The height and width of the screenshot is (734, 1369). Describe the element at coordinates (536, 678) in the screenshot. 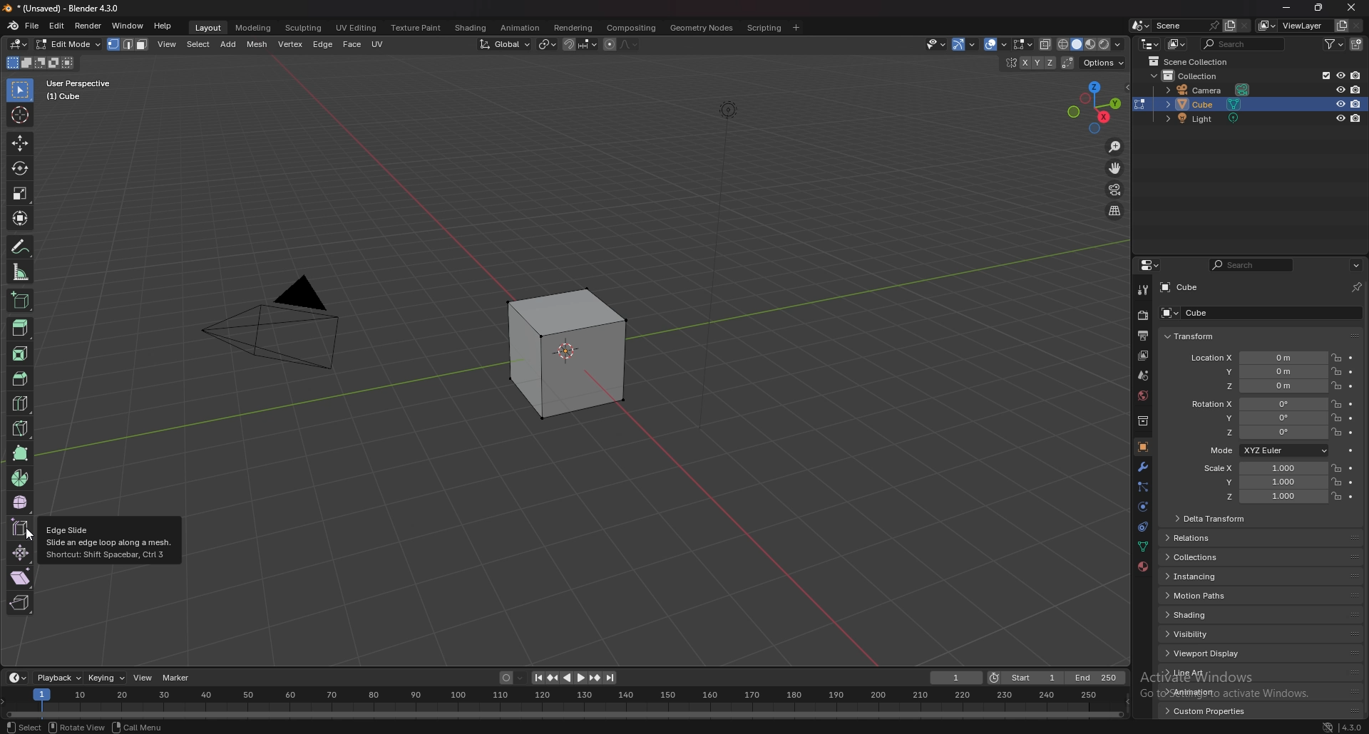

I see `jump to endpoint` at that location.